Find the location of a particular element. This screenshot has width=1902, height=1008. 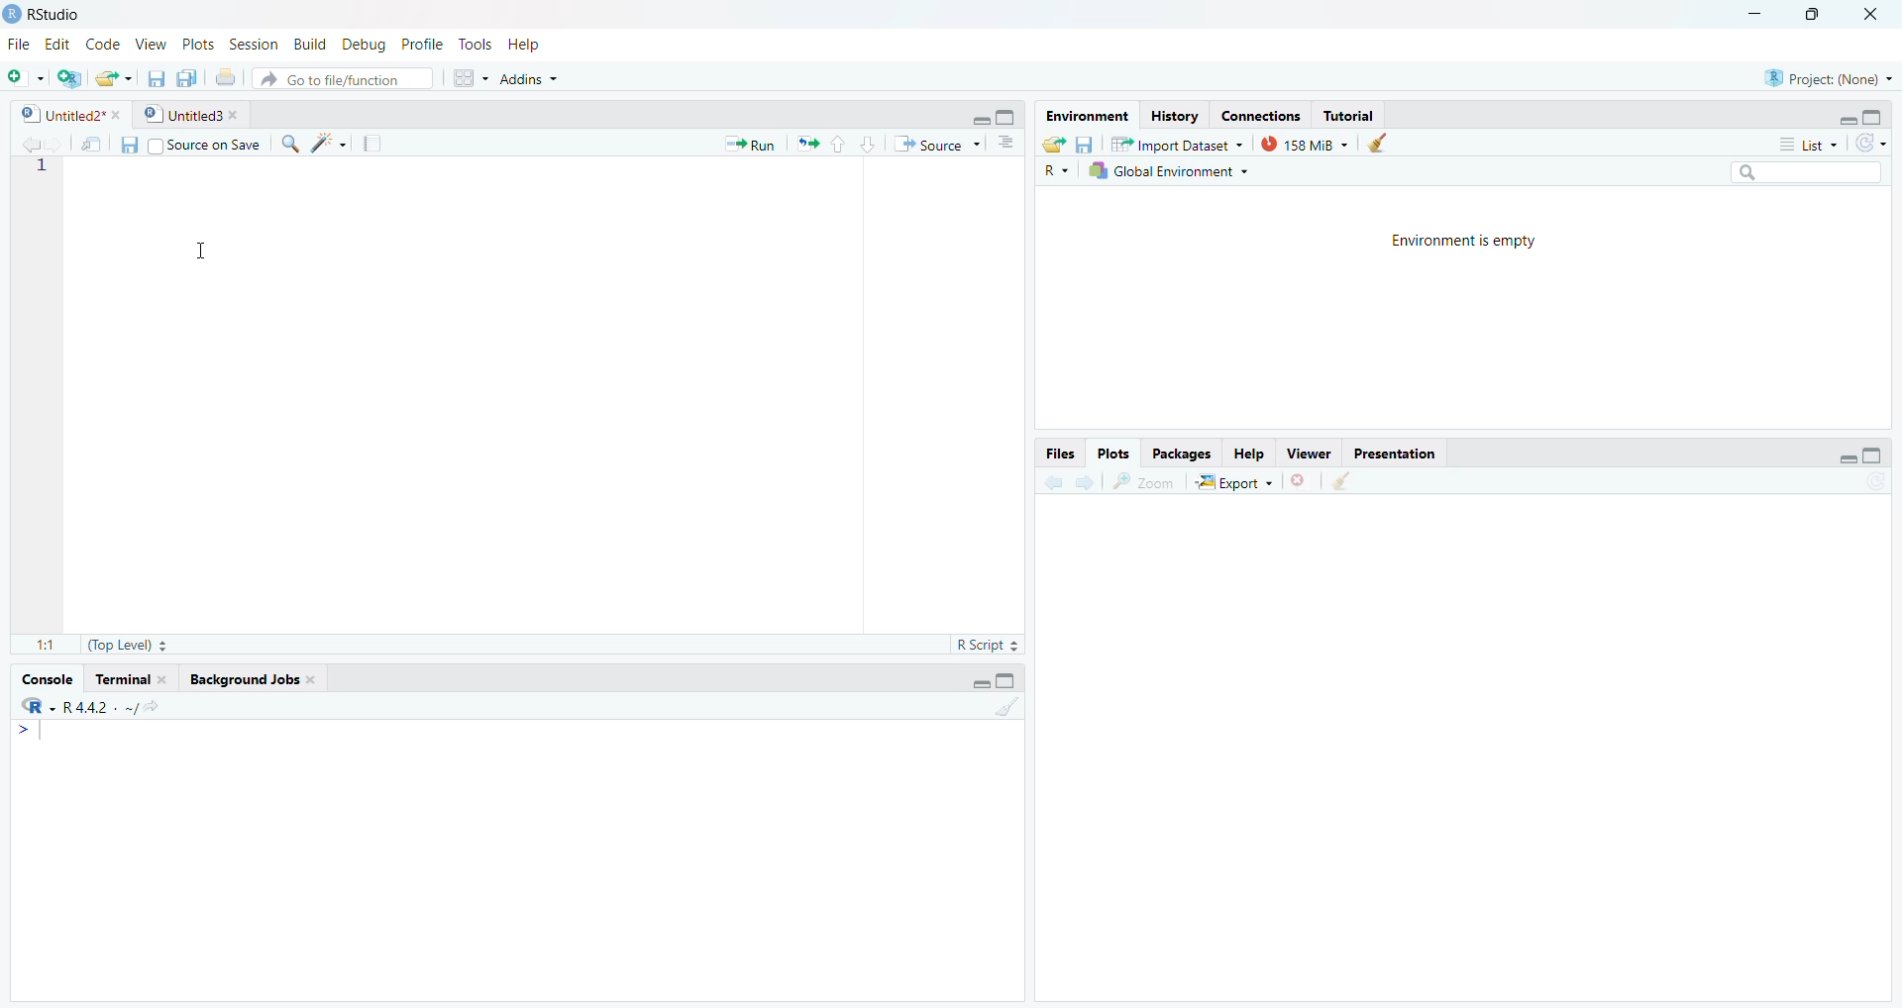

Console is located at coordinates (52, 675).